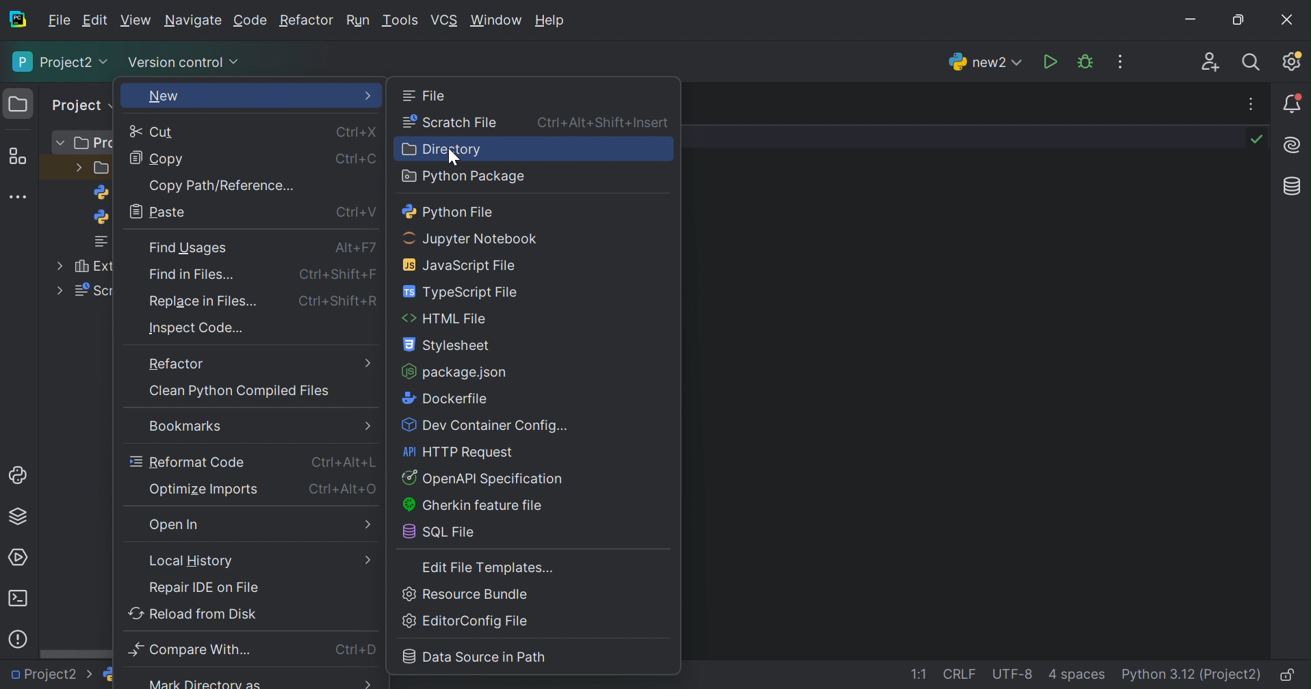  Describe the element at coordinates (369, 96) in the screenshot. I see `More` at that location.